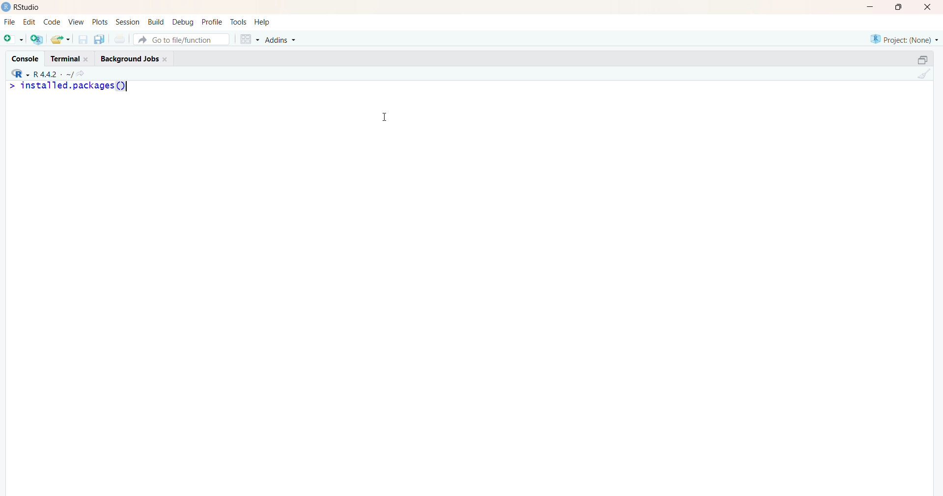  I want to click on session, so click(128, 22).